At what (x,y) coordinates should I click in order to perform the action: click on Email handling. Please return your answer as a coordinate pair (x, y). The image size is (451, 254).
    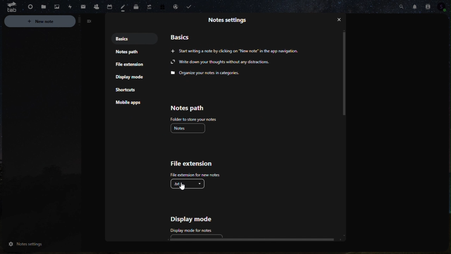
    Looking at the image, I should click on (175, 7).